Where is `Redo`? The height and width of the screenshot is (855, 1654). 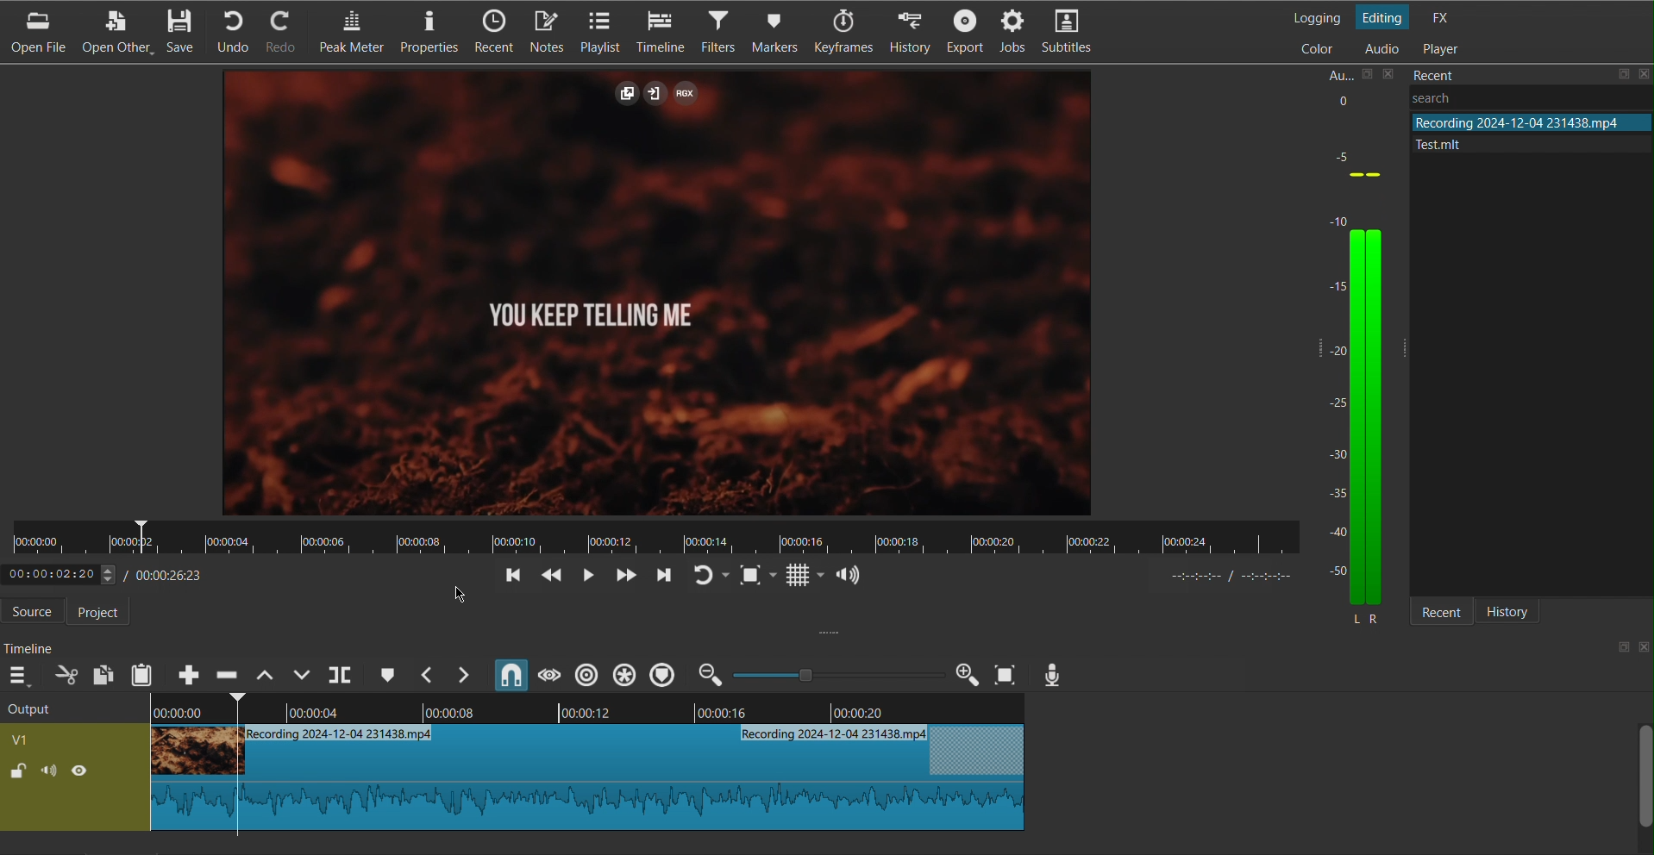
Redo is located at coordinates (707, 576).